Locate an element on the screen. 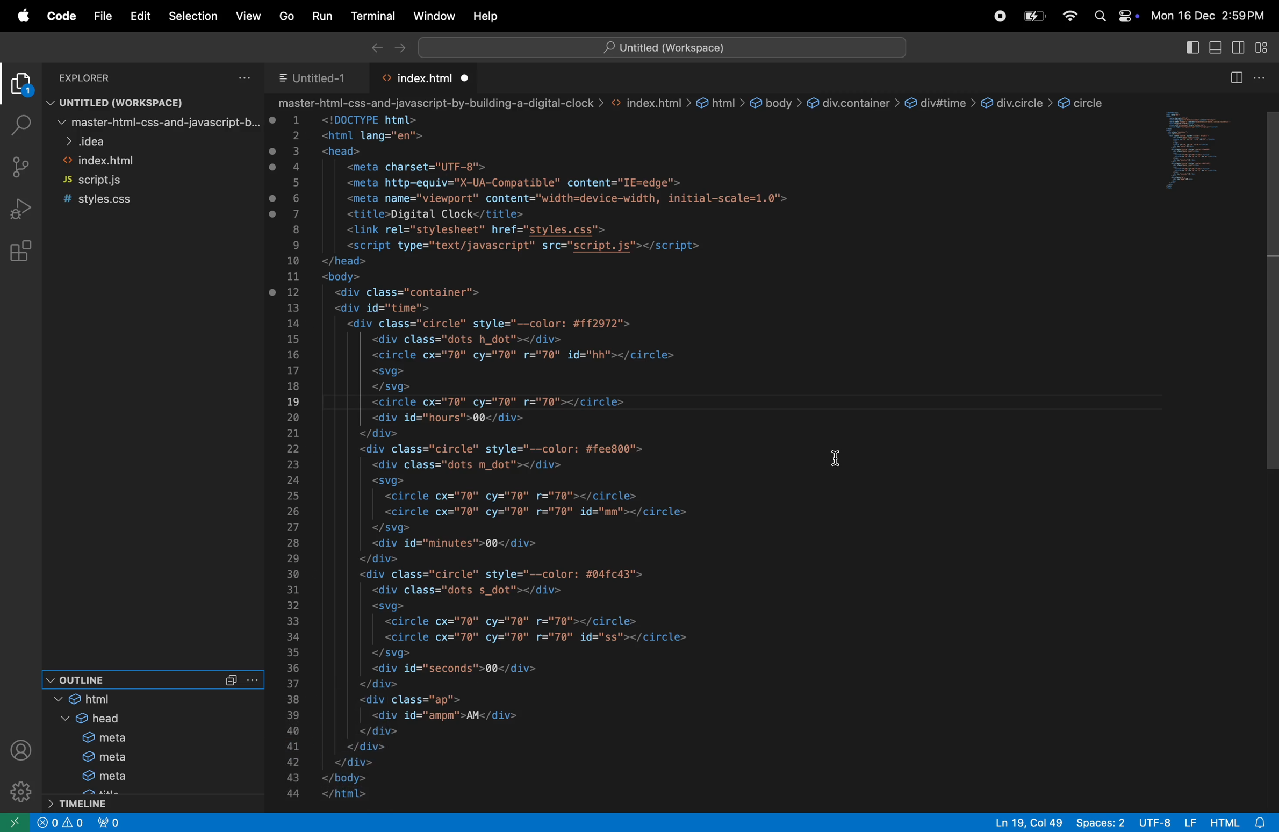 This screenshot has height=832, width=1279. toggle primary side bar is located at coordinates (1194, 47).